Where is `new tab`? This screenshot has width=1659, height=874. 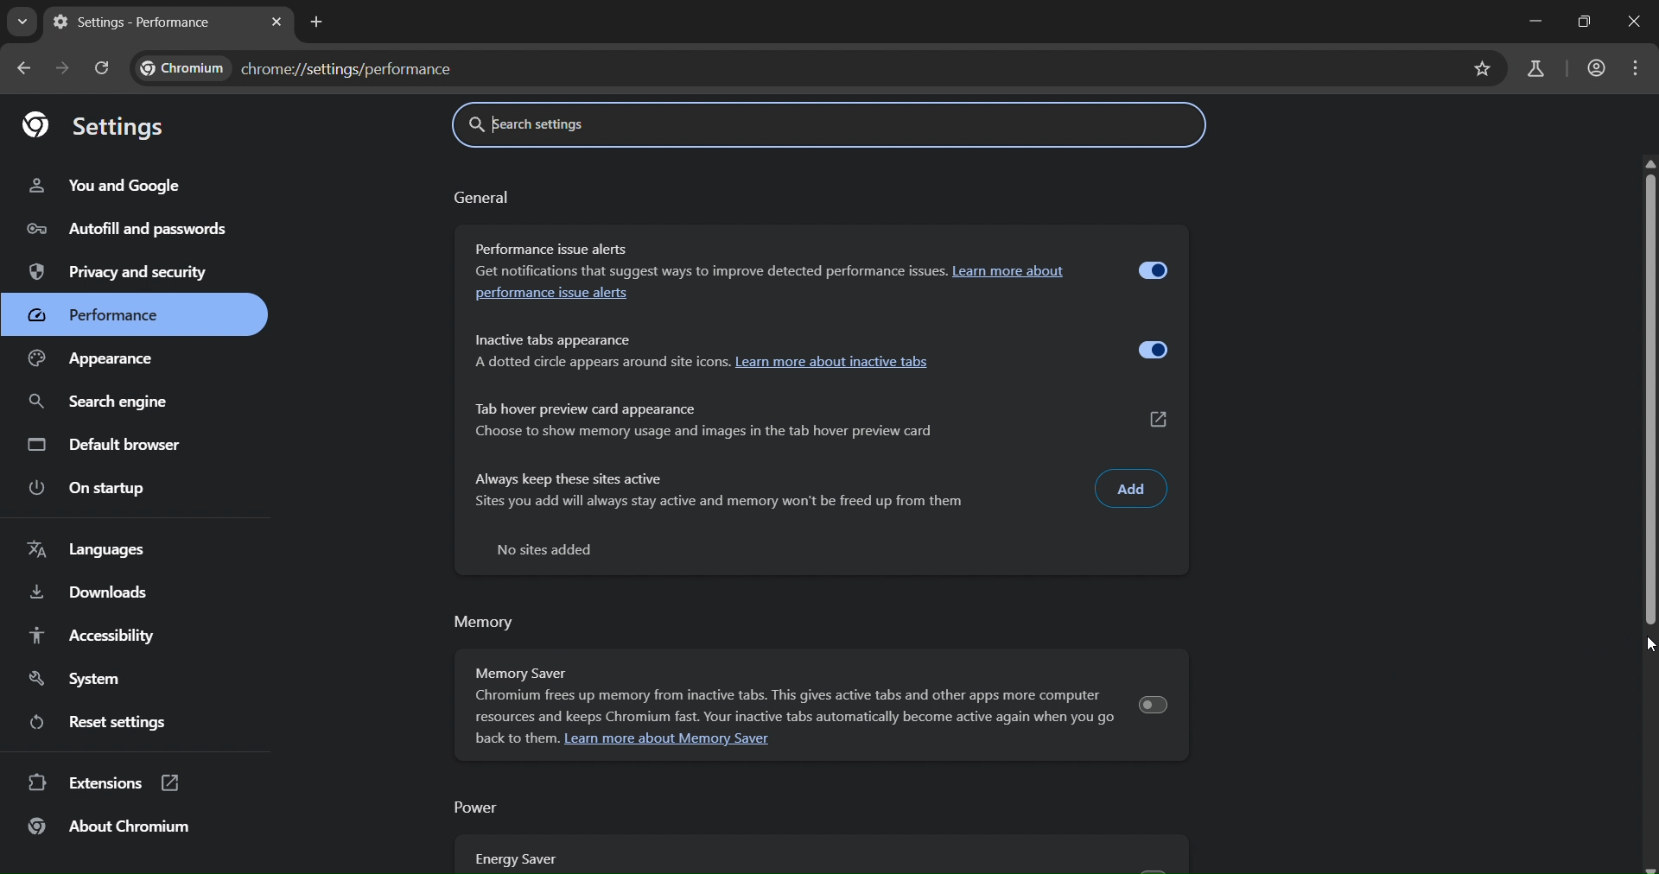 new tab is located at coordinates (316, 23).